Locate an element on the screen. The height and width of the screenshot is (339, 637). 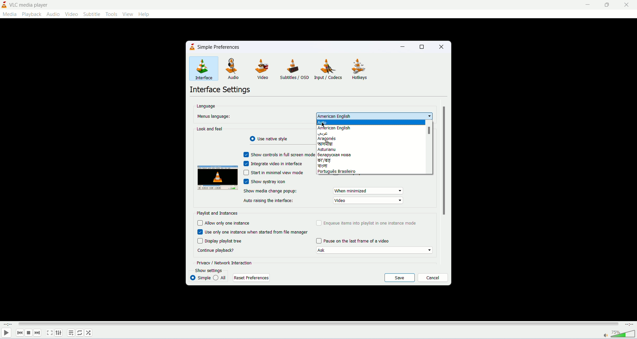
vlc media player is located at coordinates (29, 5).